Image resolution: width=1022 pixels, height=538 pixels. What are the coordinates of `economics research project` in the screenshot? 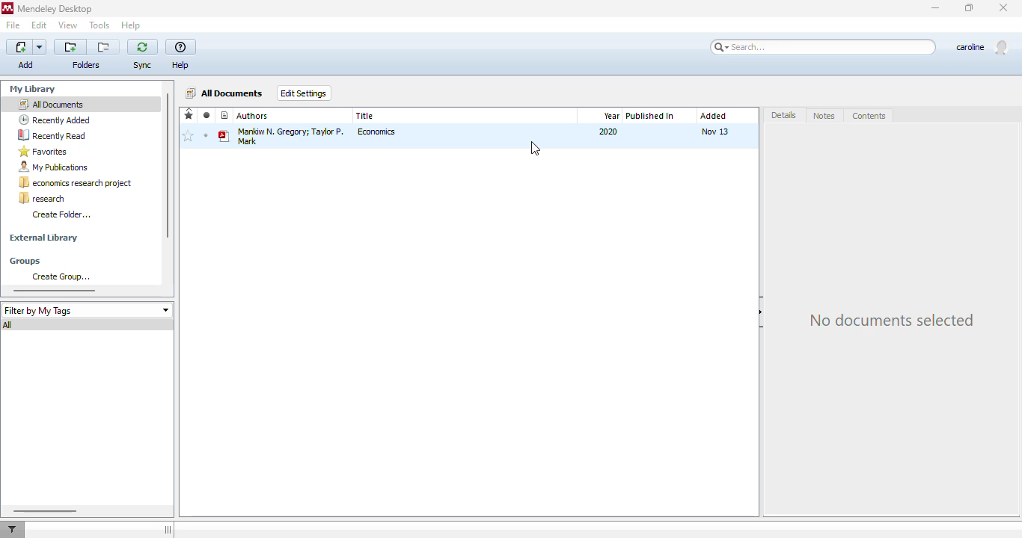 It's located at (76, 183).